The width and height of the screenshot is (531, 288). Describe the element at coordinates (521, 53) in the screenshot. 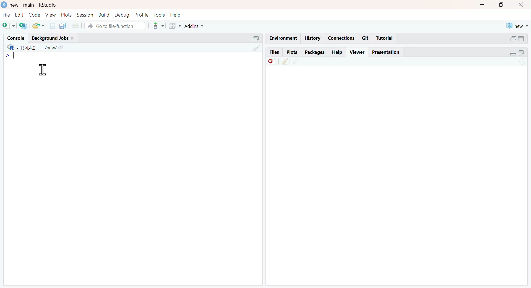

I see `open in separate window` at that location.